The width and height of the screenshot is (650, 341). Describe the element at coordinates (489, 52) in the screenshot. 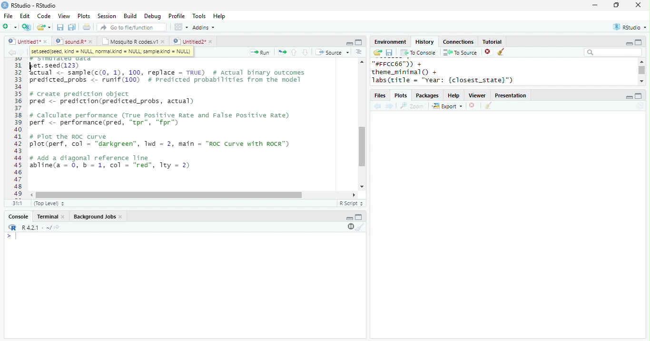

I see `close file` at that location.